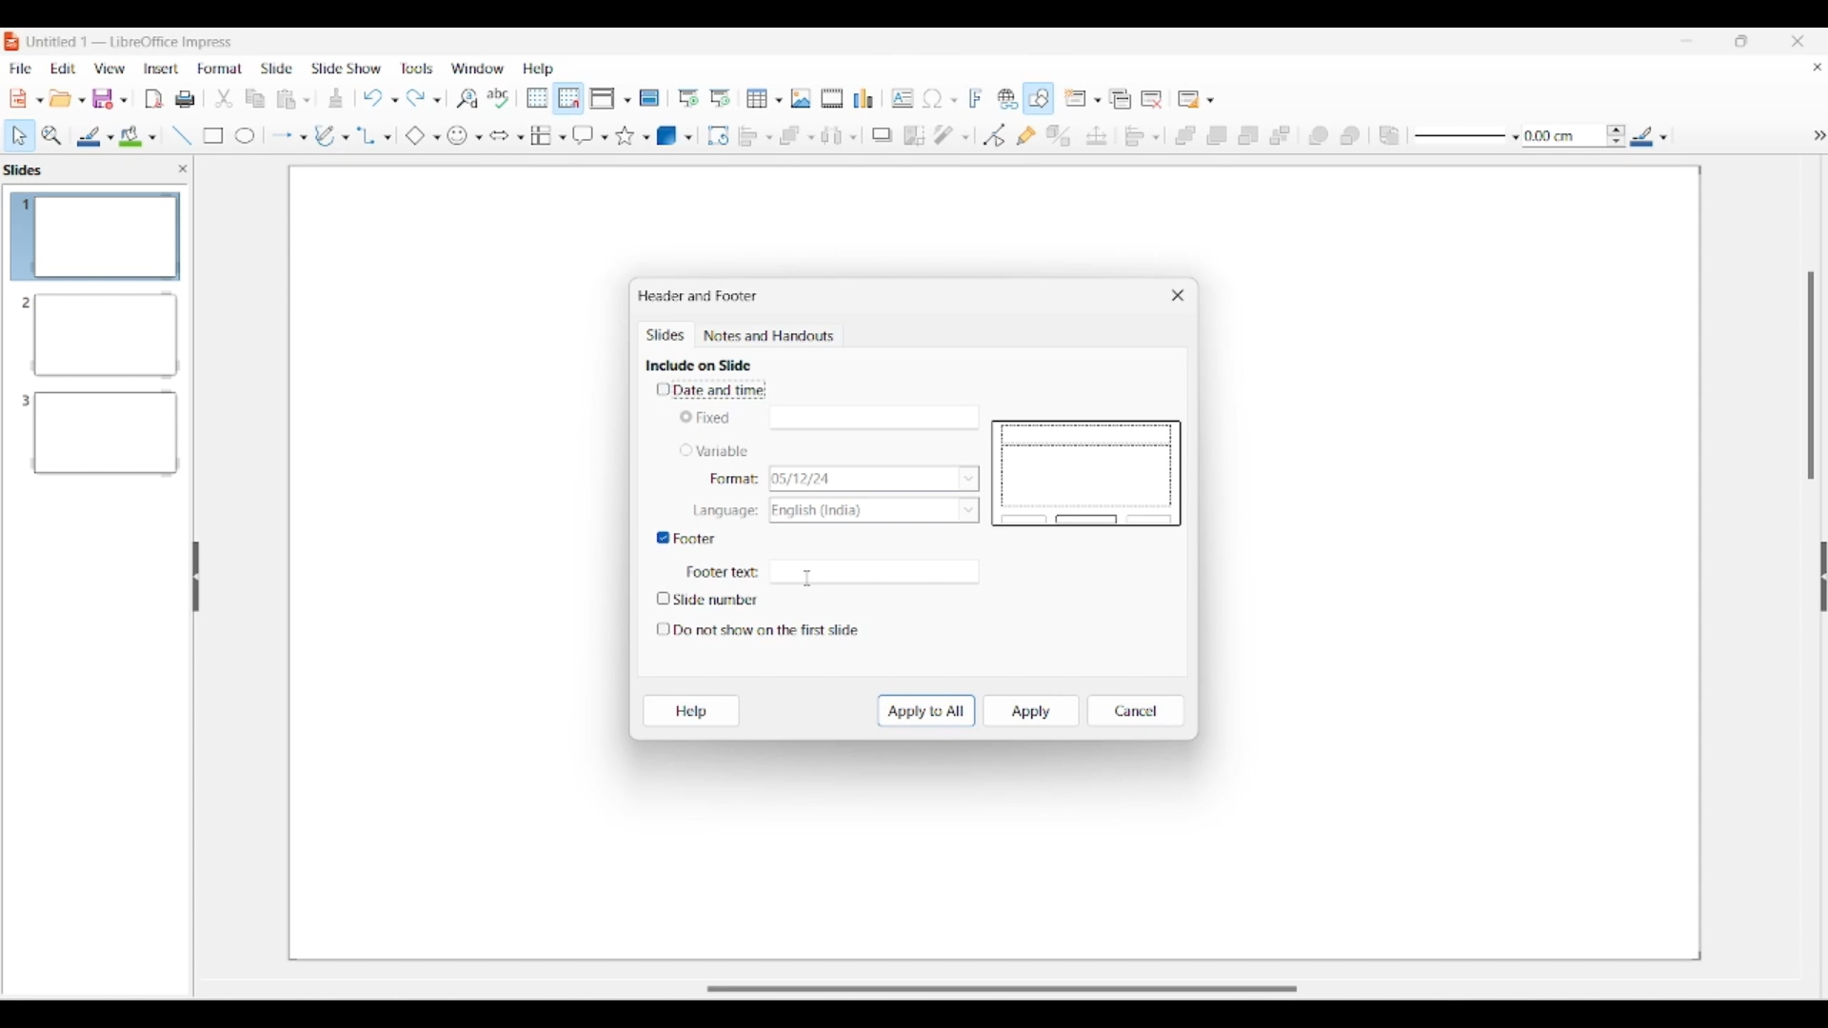 Image resolution: width=1828 pixels, height=1028 pixels. I want to click on Rectangle, so click(208, 133).